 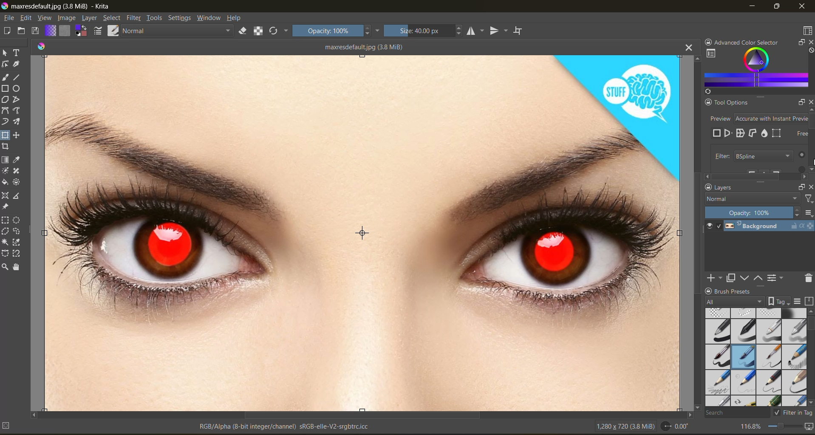 What do you see at coordinates (81, 31) in the screenshot?
I see `swap foreground background color` at bounding box center [81, 31].